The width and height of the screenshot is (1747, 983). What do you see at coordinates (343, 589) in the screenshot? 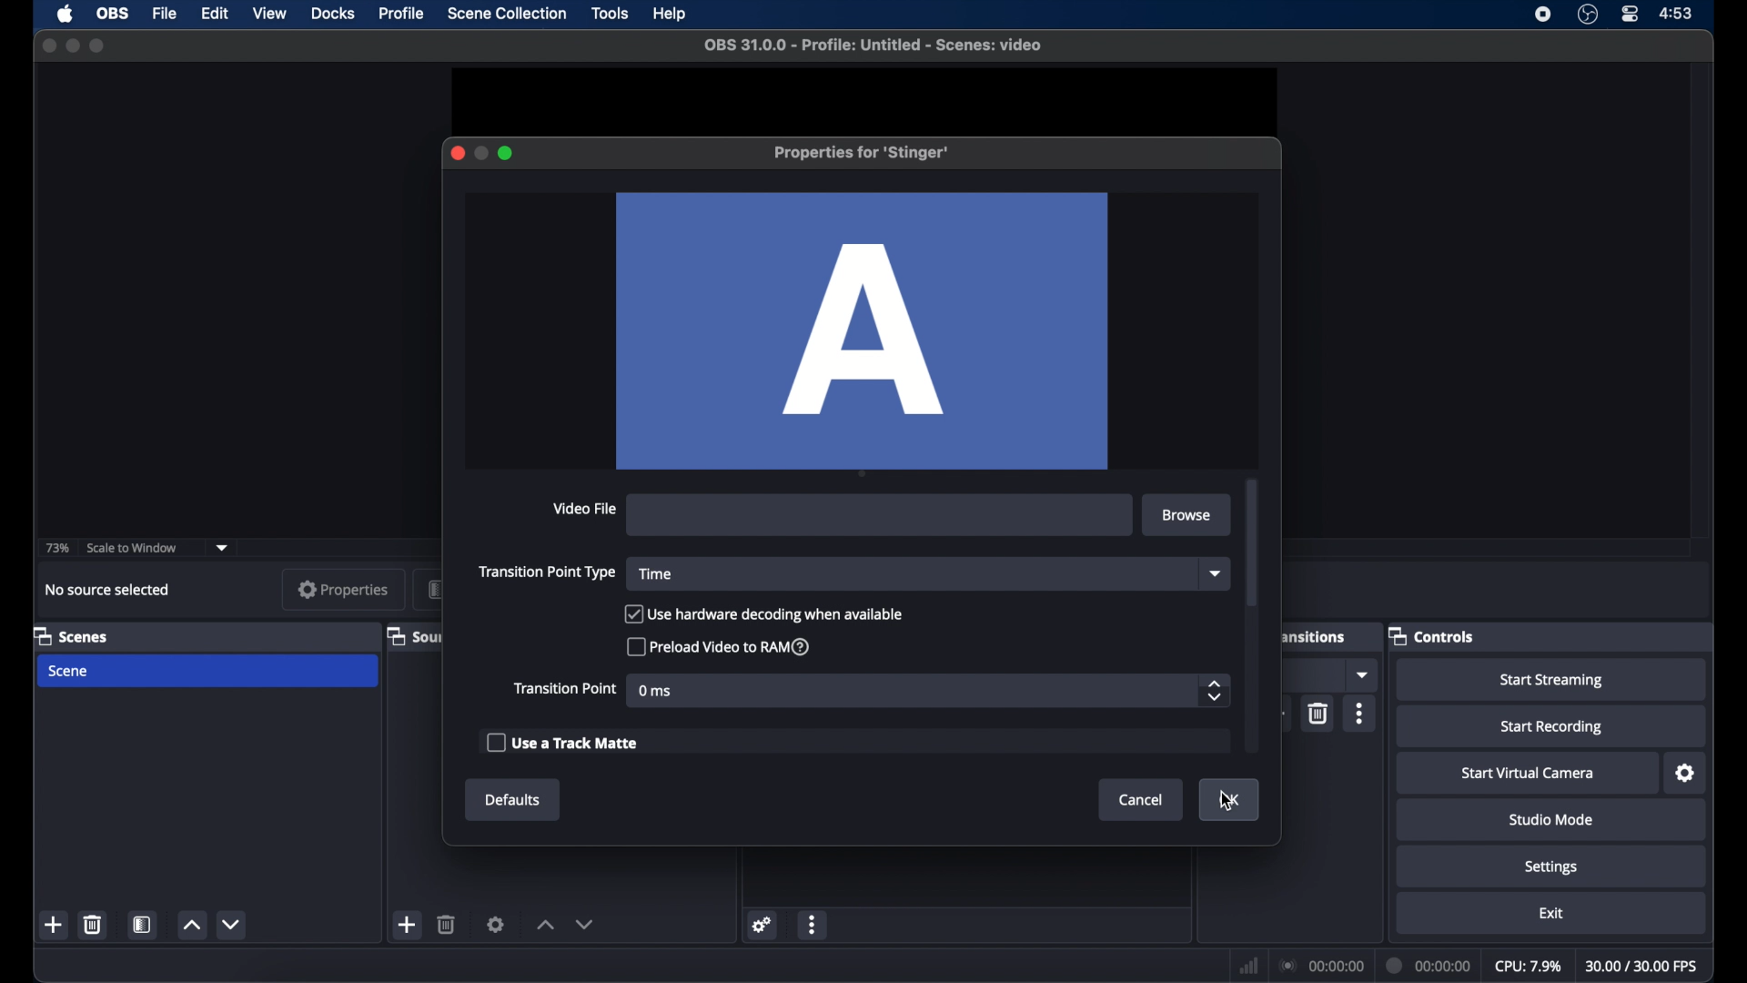
I see `properties` at bounding box center [343, 589].